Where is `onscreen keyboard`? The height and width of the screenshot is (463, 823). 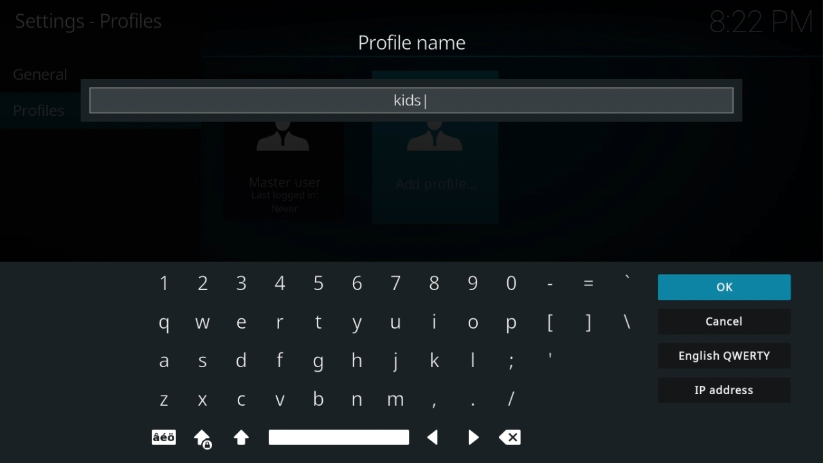
onscreen keyboard is located at coordinates (384, 335).